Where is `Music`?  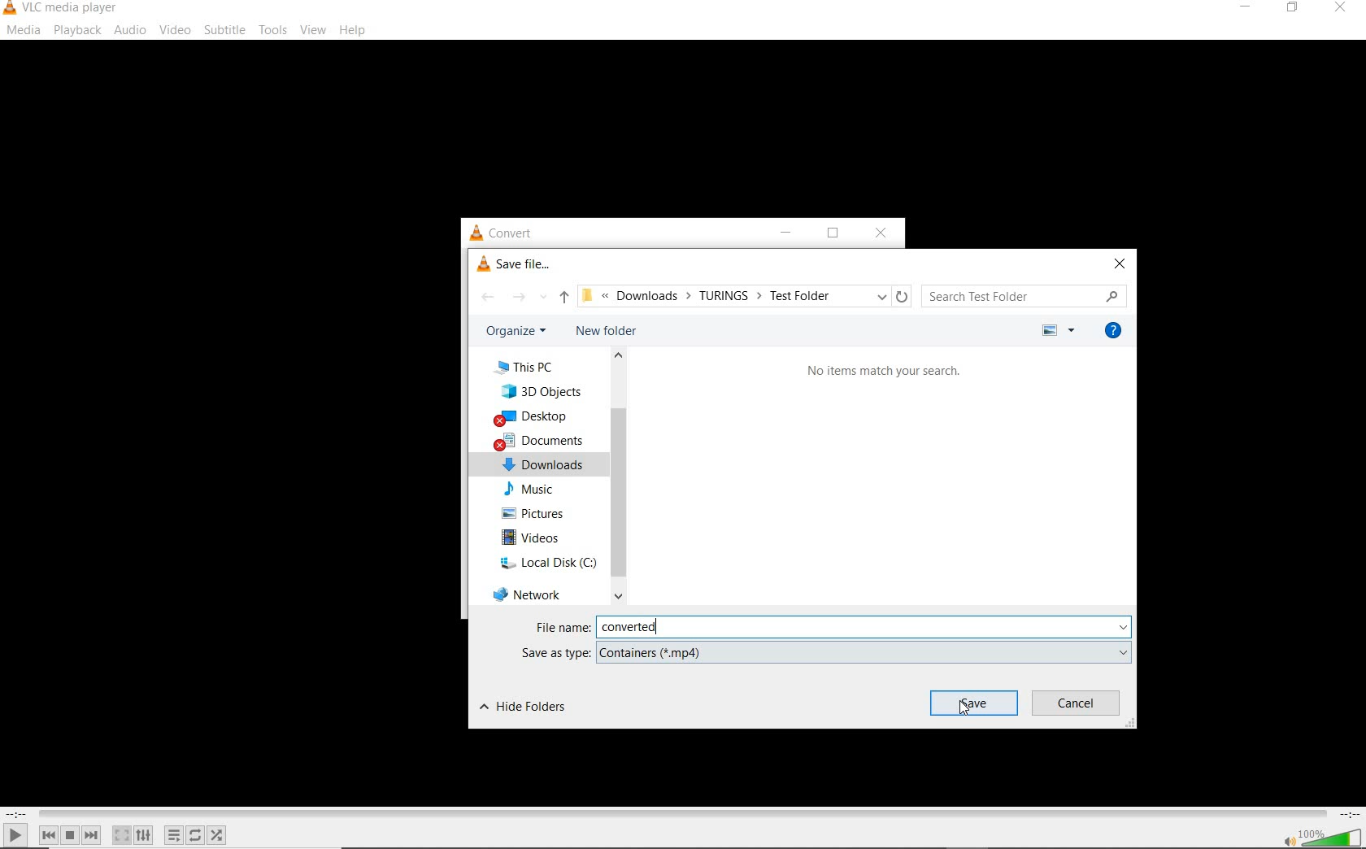
Music is located at coordinates (535, 490).